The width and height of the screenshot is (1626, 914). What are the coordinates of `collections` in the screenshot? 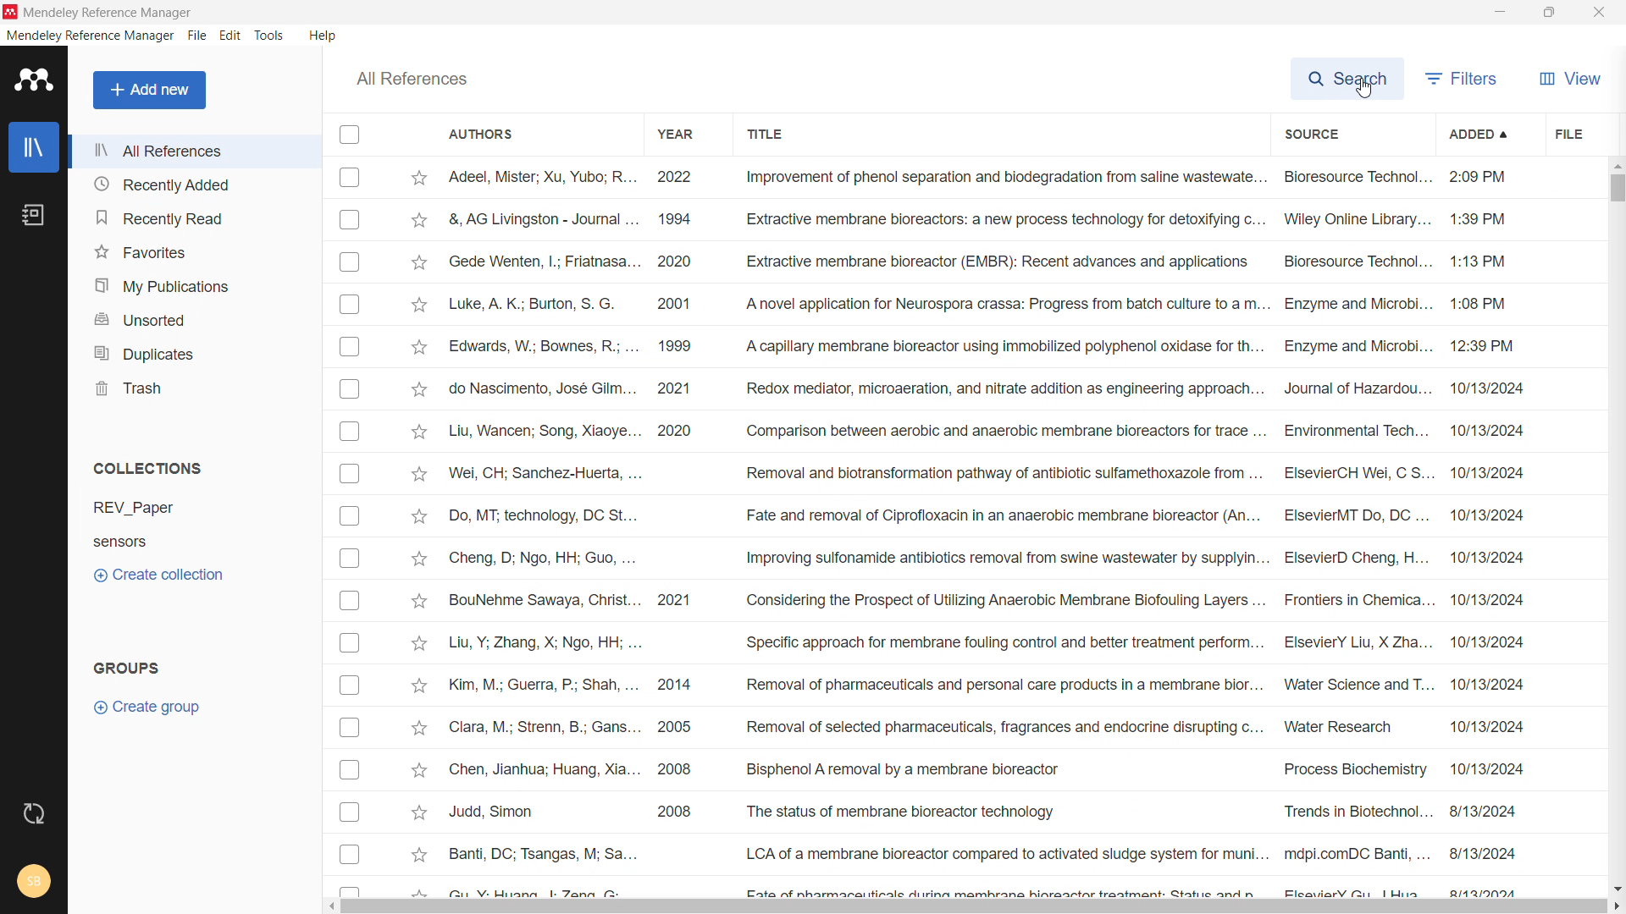 It's located at (147, 467).